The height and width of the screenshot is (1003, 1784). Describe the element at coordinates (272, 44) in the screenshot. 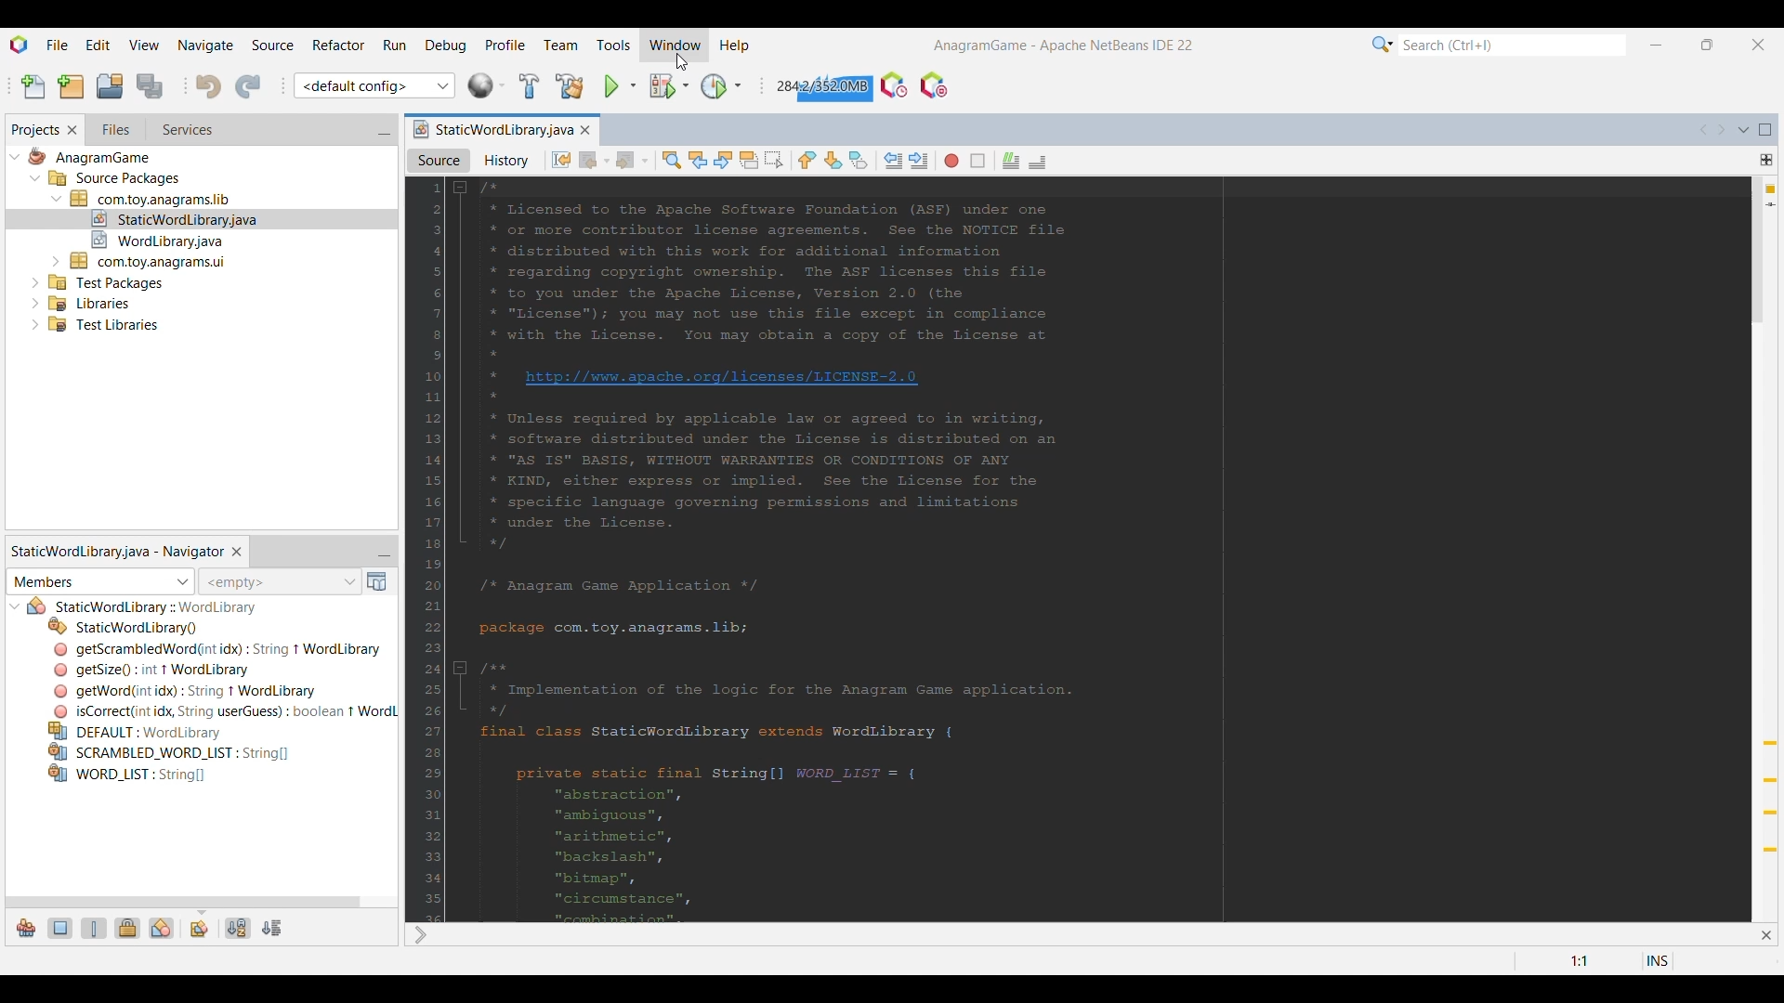

I see `Source menu` at that location.